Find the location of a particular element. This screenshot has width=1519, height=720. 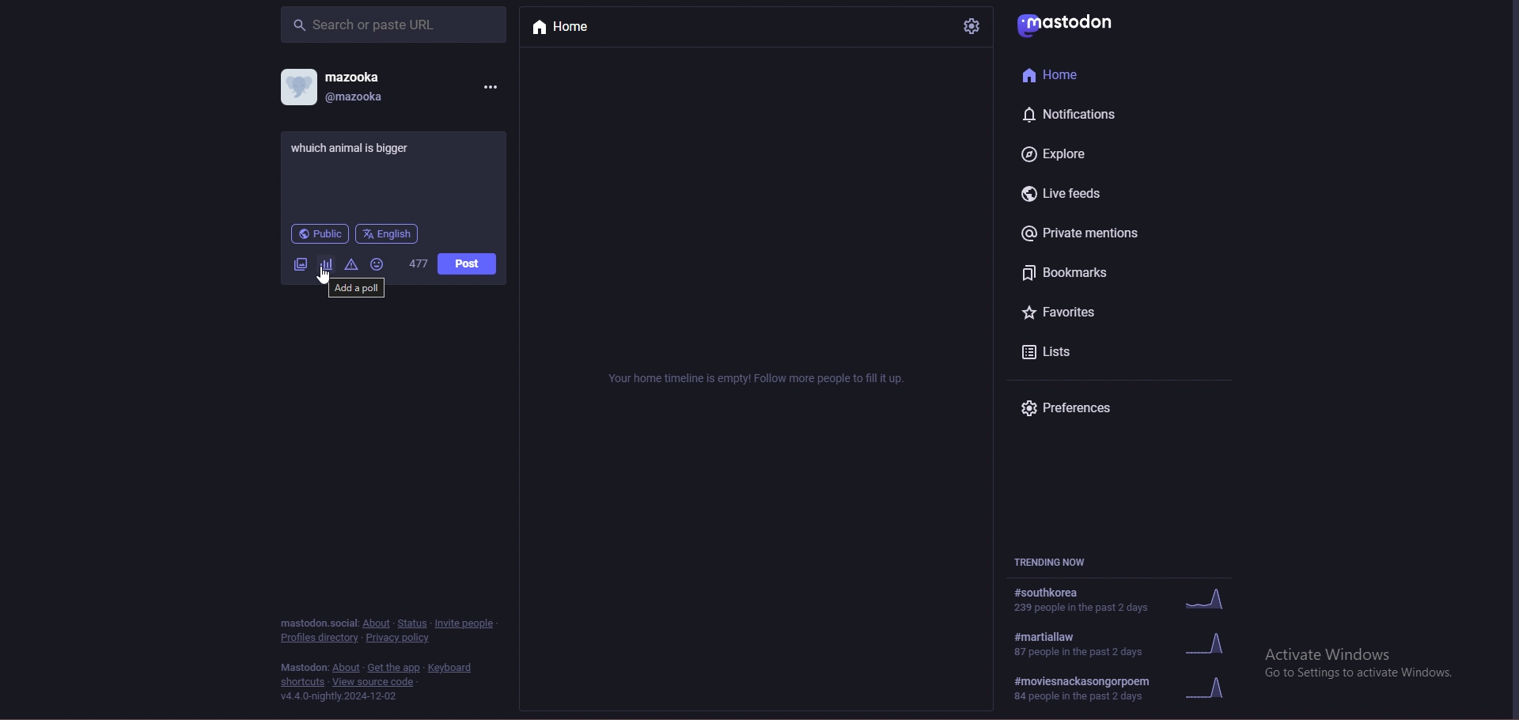

trending now is located at coordinates (1063, 563).